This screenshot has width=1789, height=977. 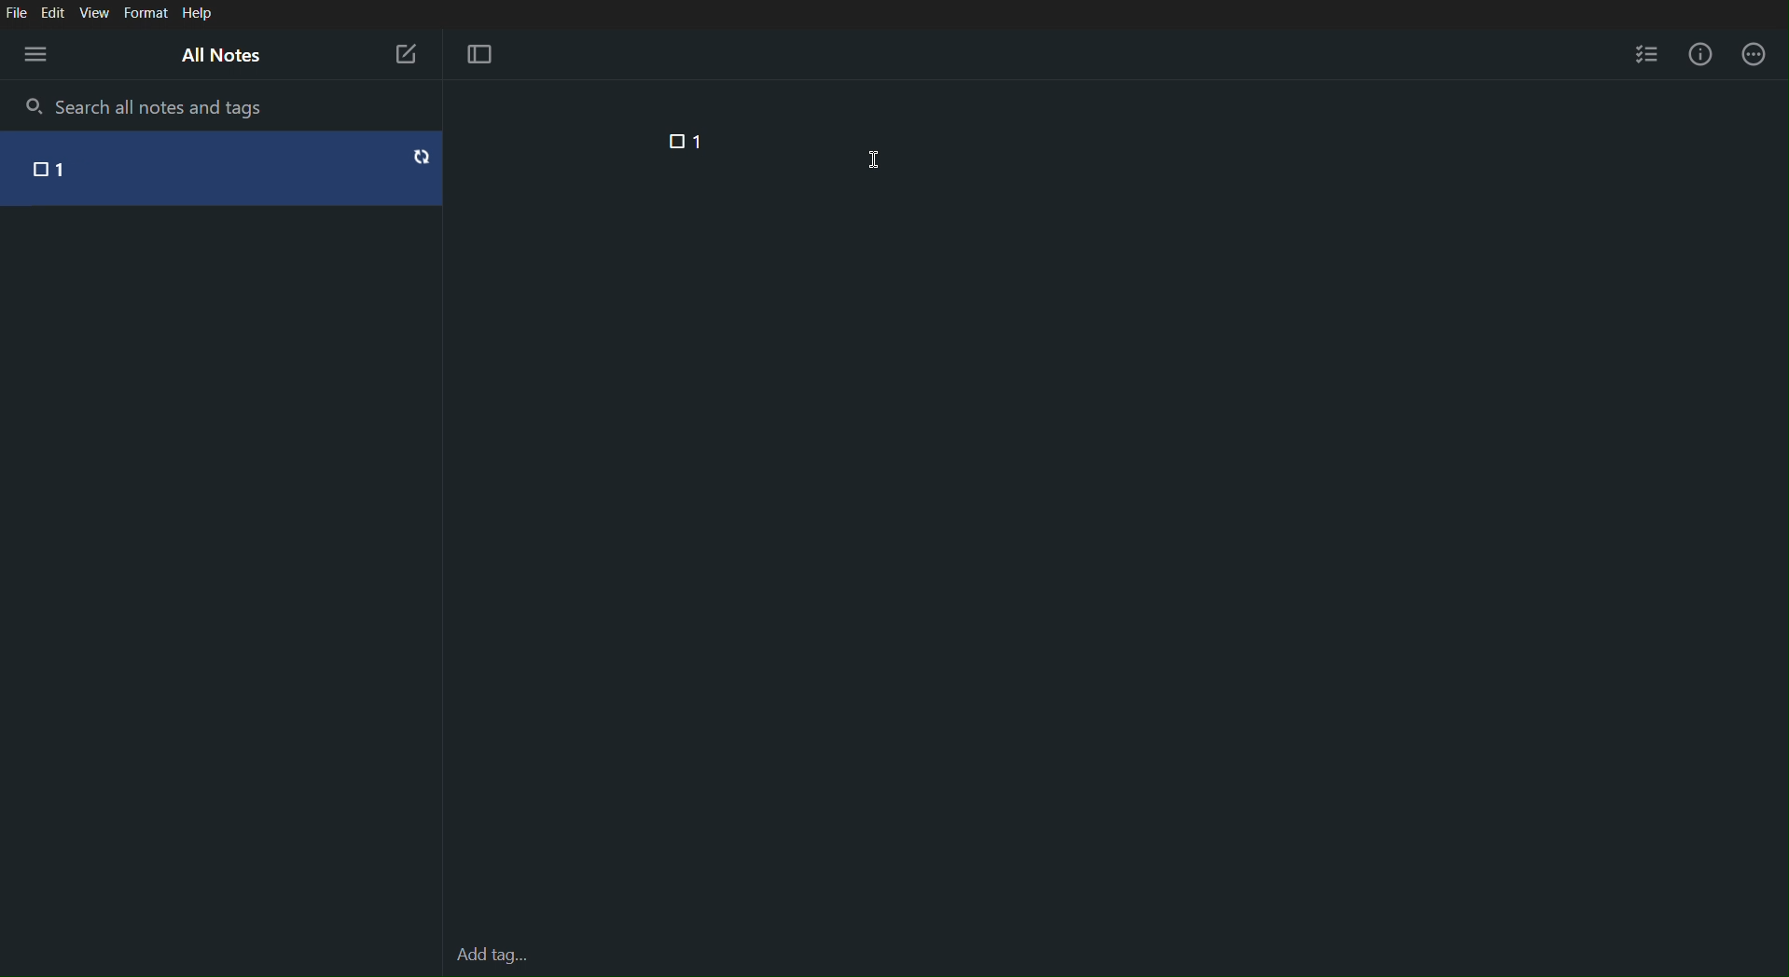 What do you see at coordinates (422, 156) in the screenshot?
I see `reset` at bounding box center [422, 156].